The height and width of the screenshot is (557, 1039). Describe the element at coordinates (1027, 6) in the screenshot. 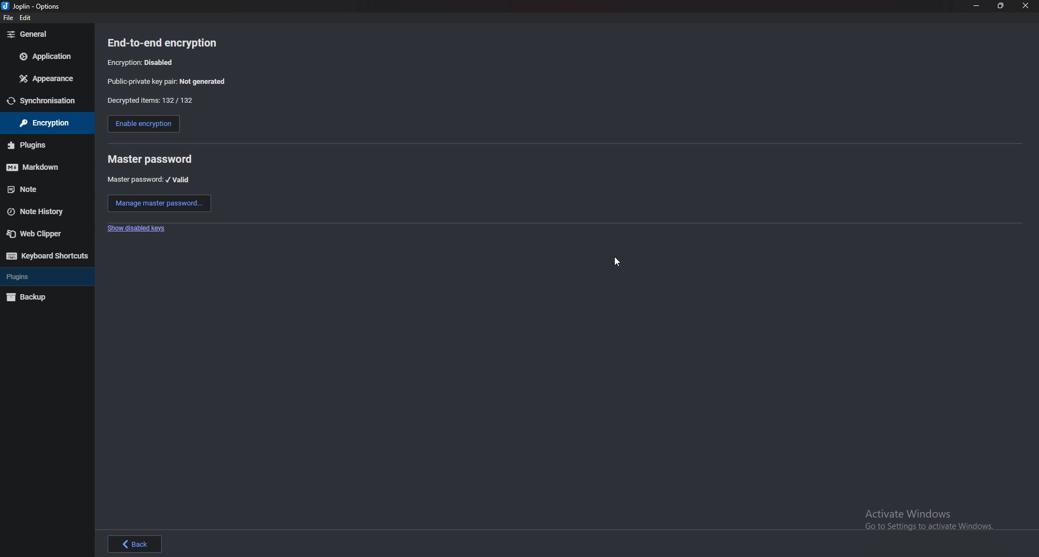

I see `close` at that location.